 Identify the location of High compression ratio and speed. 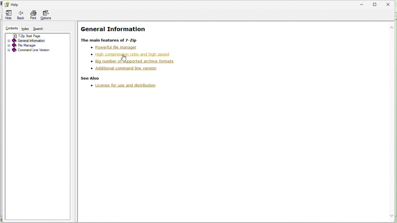
(125, 54).